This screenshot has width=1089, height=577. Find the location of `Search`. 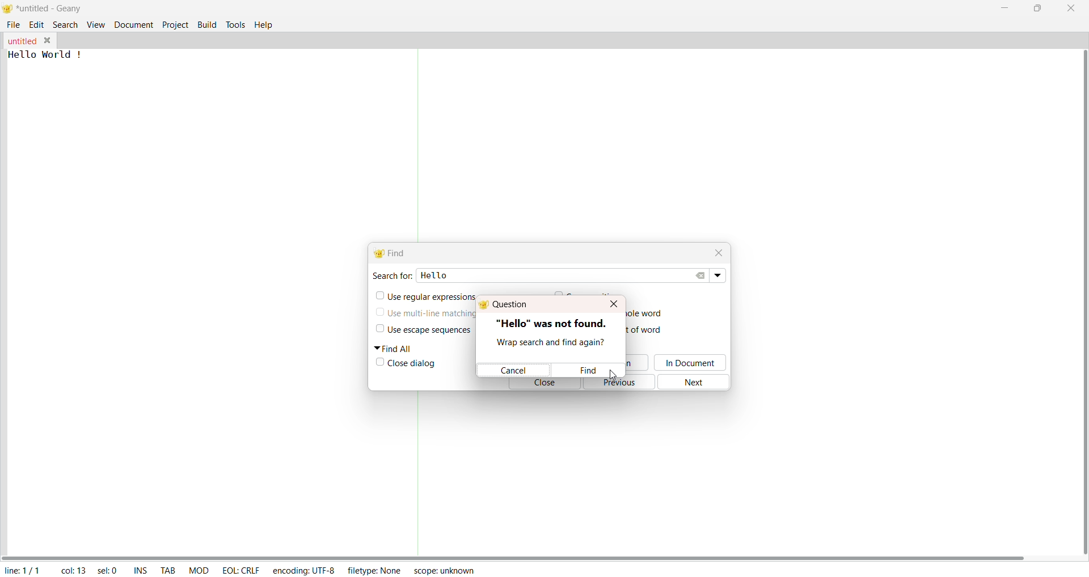

Search is located at coordinates (65, 24).